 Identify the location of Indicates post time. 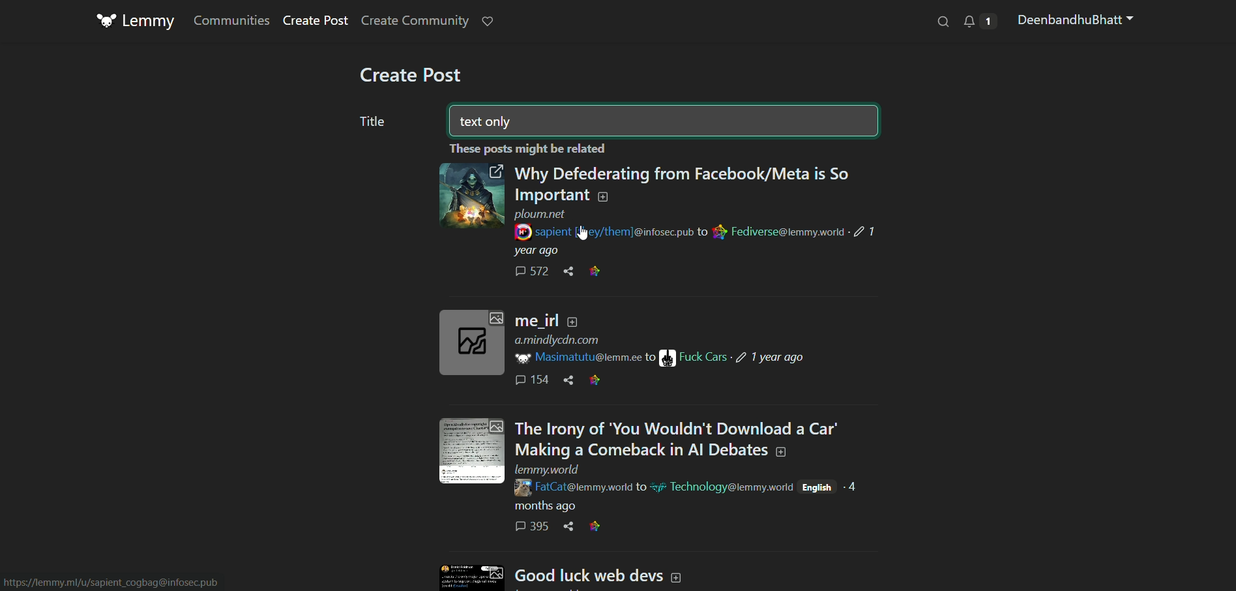
(537, 252).